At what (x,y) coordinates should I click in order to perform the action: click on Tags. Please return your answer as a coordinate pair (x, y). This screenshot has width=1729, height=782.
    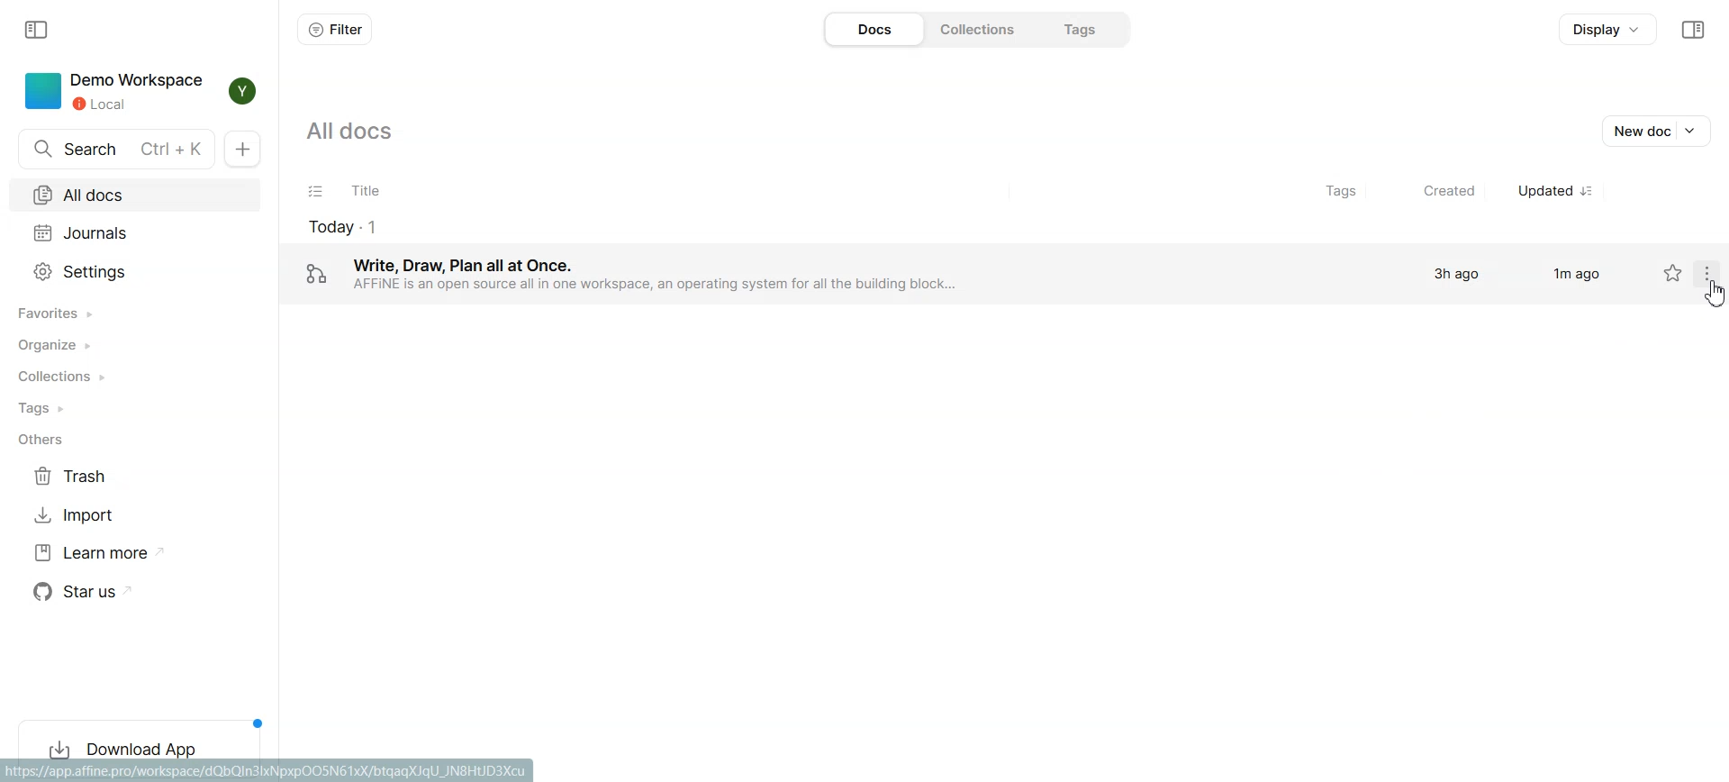
    Looking at the image, I should click on (1338, 192).